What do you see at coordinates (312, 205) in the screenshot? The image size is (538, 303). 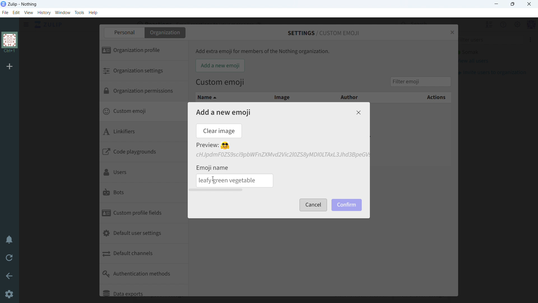 I see `cancel` at bounding box center [312, 205].